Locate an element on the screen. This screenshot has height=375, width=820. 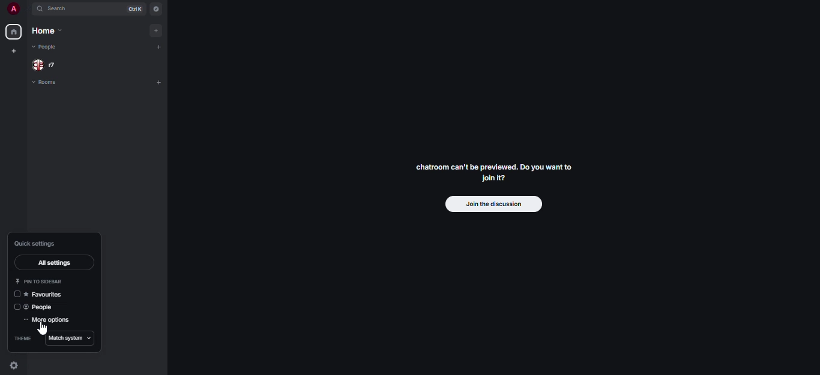
expand is located at coordinates (28, 8).